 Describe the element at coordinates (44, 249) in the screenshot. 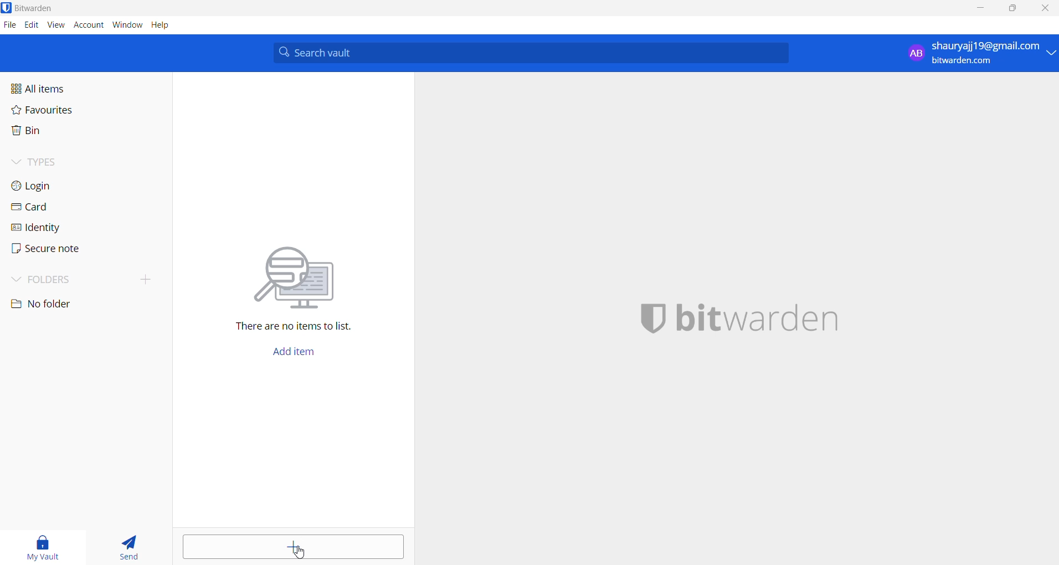

I see `secure note` at that location.